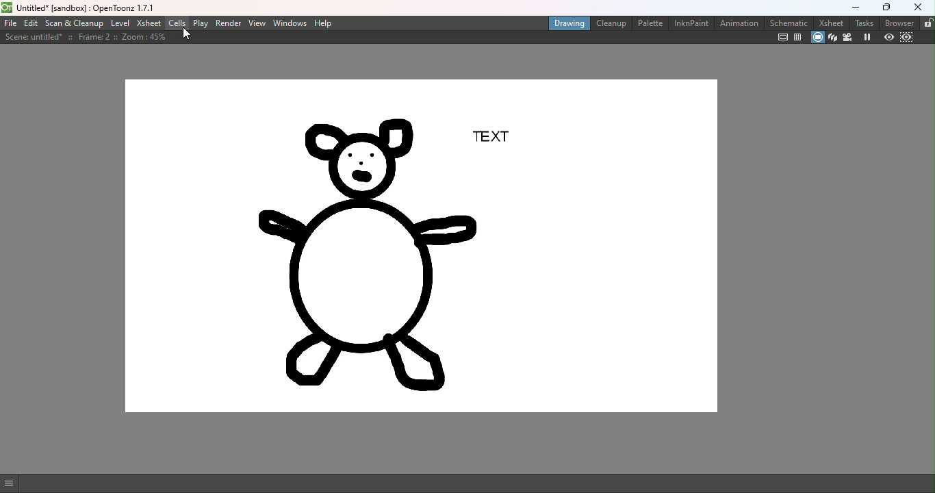 The width and height of the screenshot is (935, 493). Describe the element at coordinates (854, 8) in the screenshot. I see `minimize` at that location.